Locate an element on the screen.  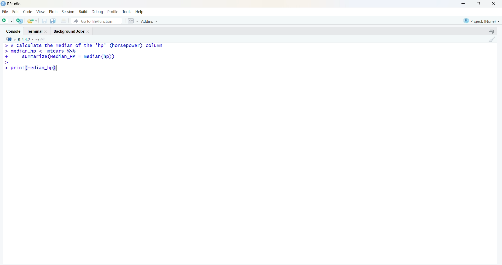
maximise is located at coordinates (478, 4).